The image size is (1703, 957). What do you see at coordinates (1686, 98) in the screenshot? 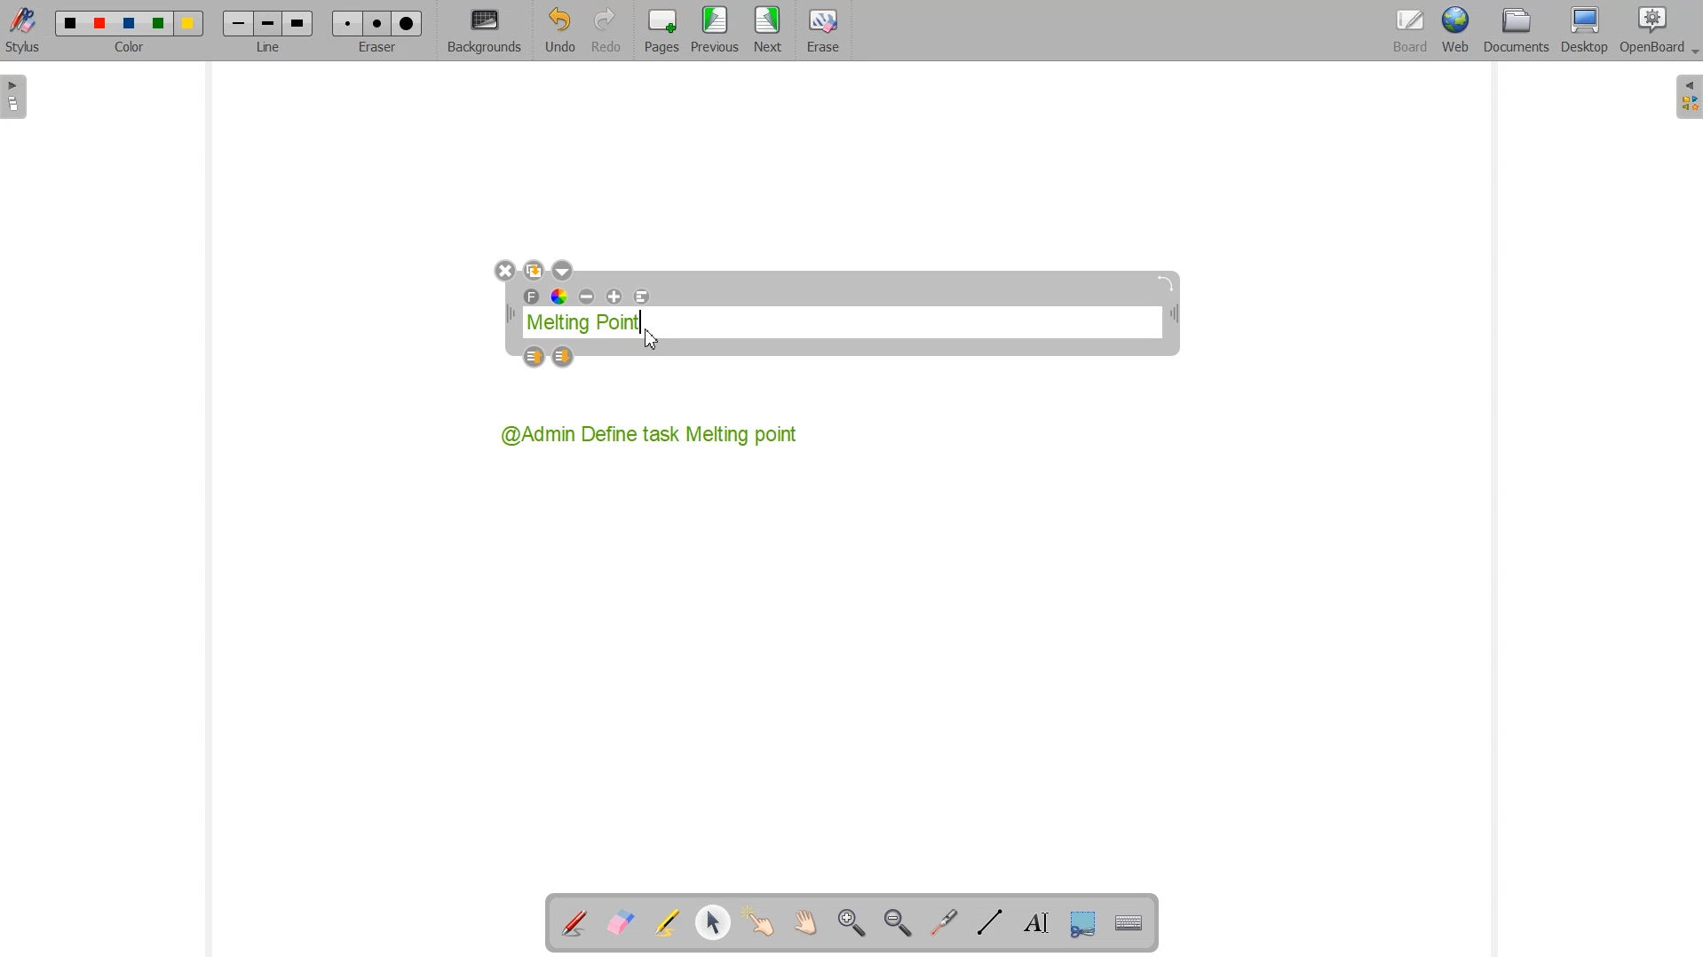
I see `Sidebar` at bounding box center [1686, 98].